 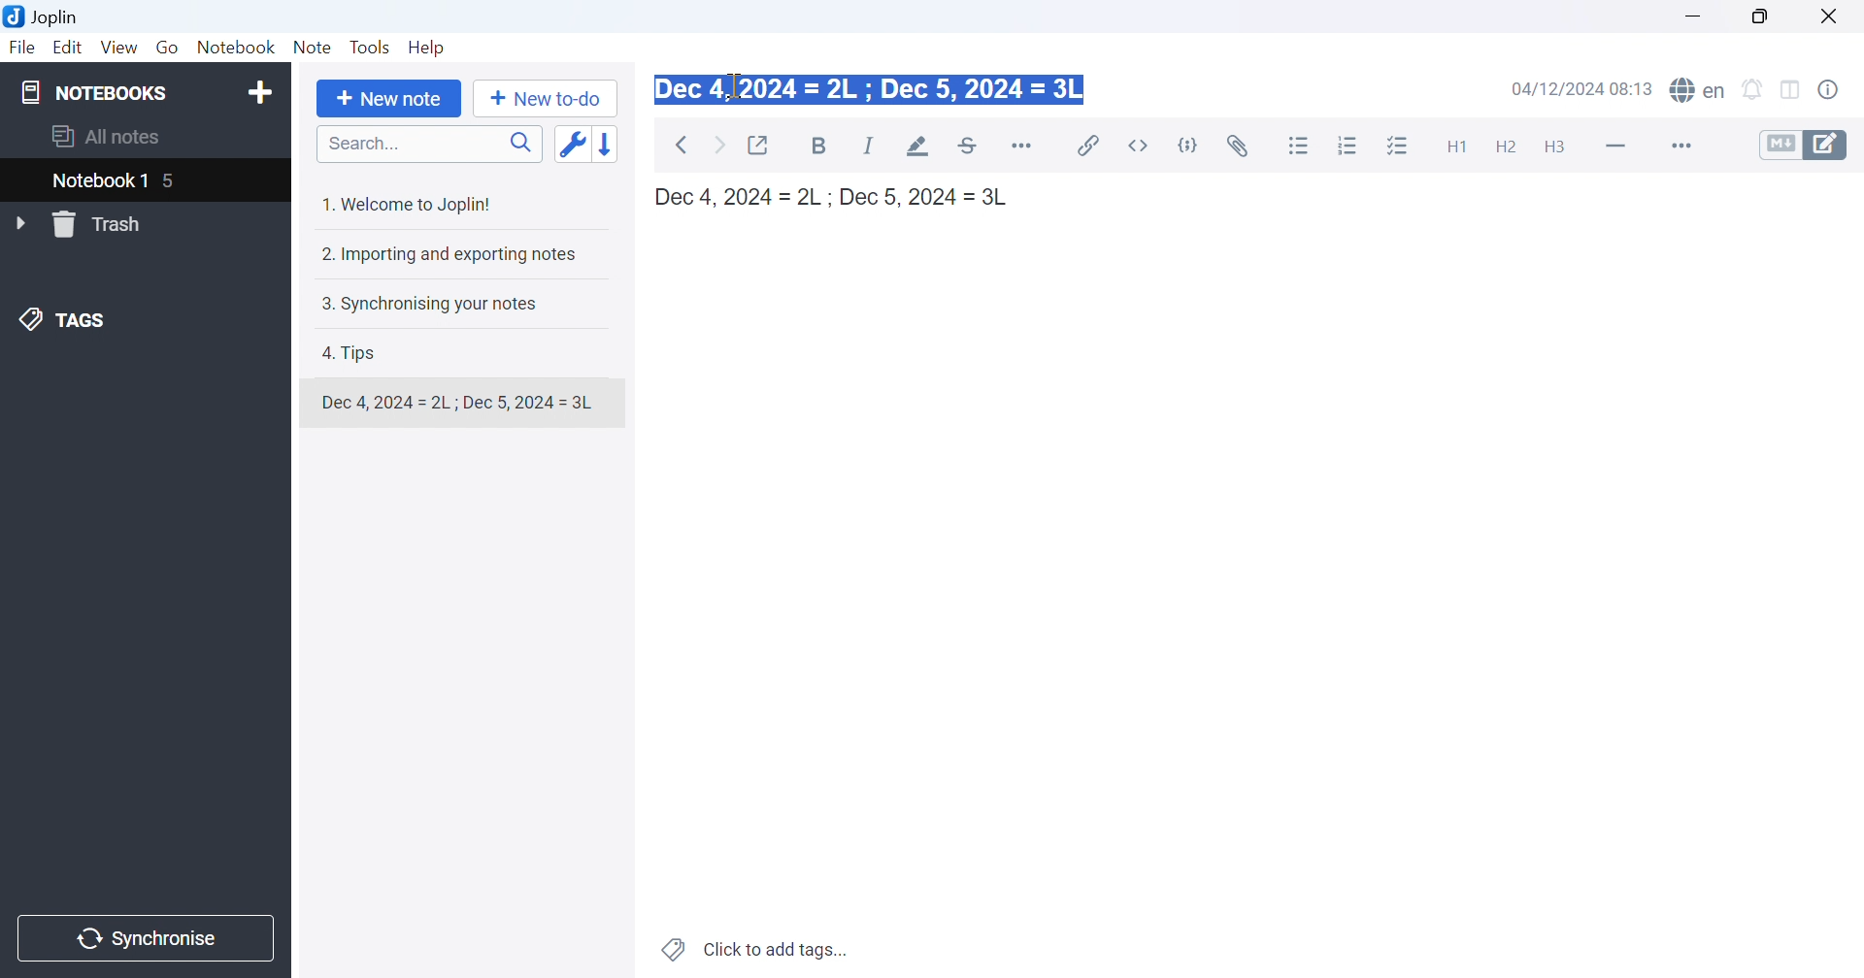 What do you see at coordinates (1140, 146) in the screenshot?
I see `Inline code` at bounding box center [1140, 146].